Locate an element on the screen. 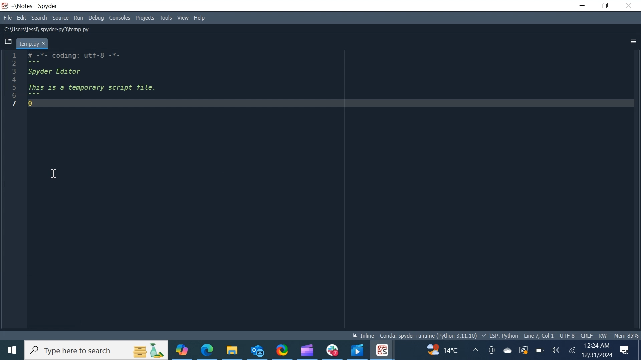  Updates is located at coordinates (436, 350).